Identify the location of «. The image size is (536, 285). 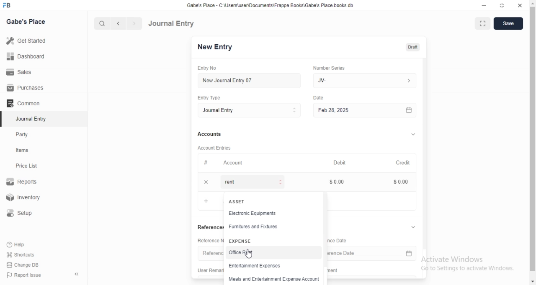
(77, 275).